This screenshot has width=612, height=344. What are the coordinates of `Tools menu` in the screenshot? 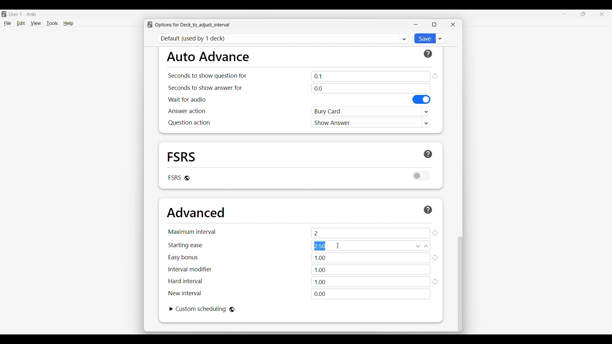 It's located at (52, 23).